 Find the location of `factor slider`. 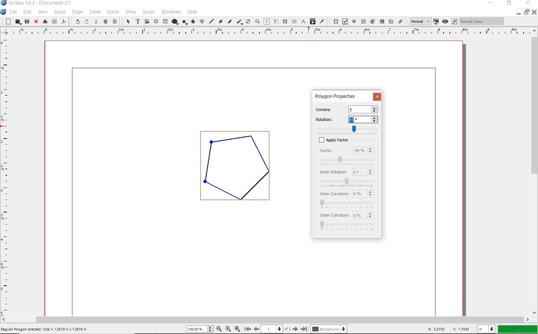

factor slider is located at coordinates (349, 160).